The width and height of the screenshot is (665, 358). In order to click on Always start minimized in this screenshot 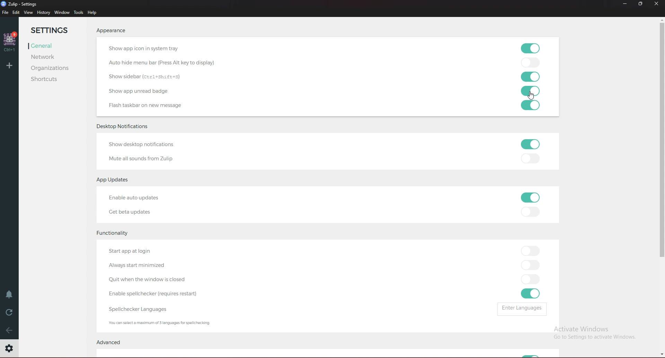, I will do `click(152, 266)`.